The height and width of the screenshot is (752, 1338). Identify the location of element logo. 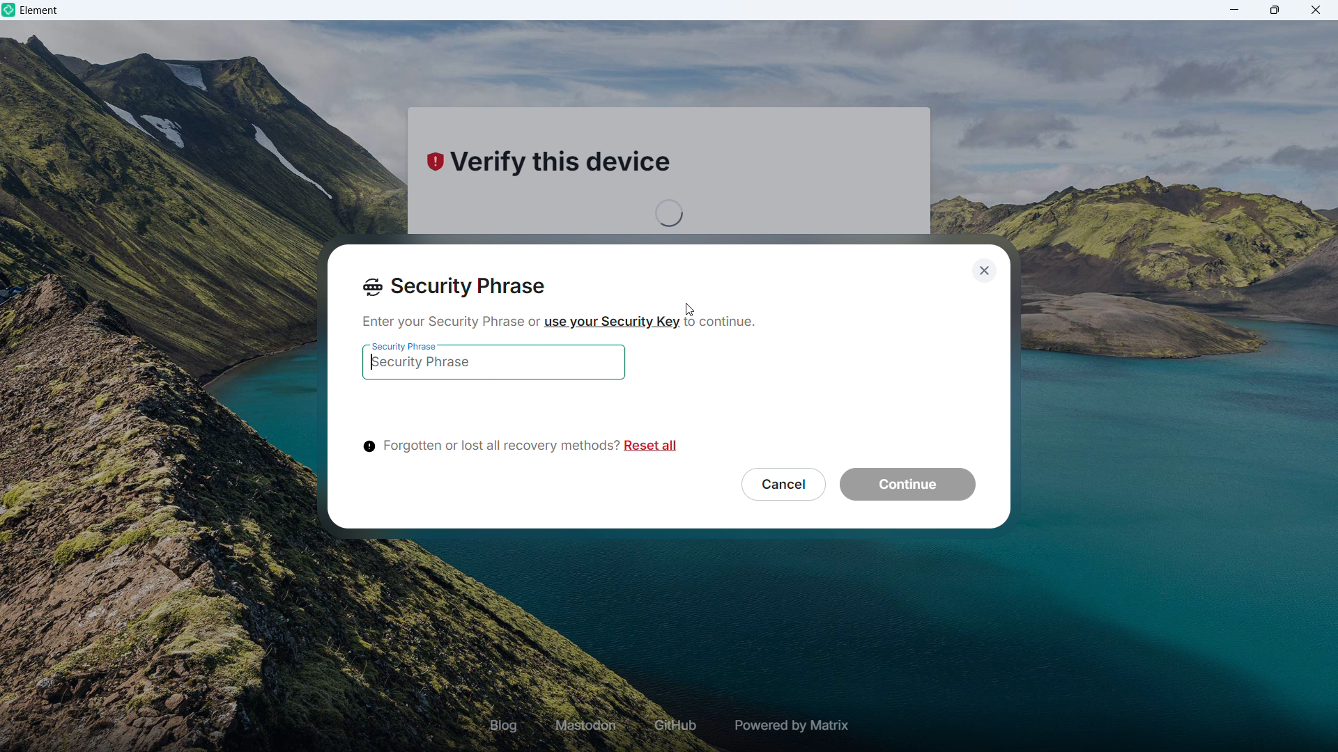
(10, 10).